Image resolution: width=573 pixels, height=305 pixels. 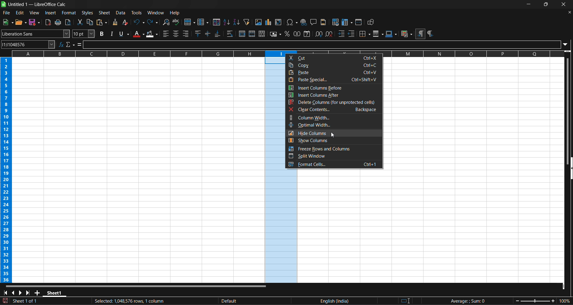 What do you see at coordinates (334, 96) in the screenshot?
I see `insert columns after` at bounding box center [334, 96].